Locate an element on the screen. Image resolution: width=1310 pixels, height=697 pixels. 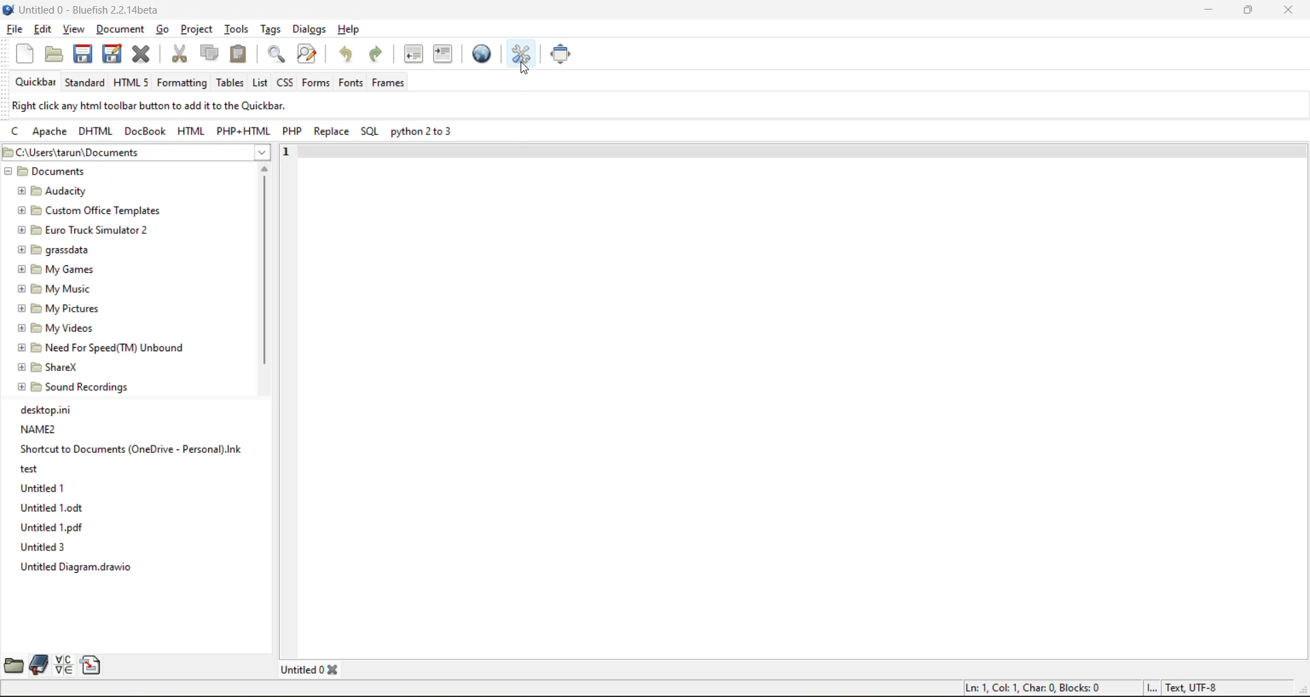
tabs is located at coordinates (313, 668).